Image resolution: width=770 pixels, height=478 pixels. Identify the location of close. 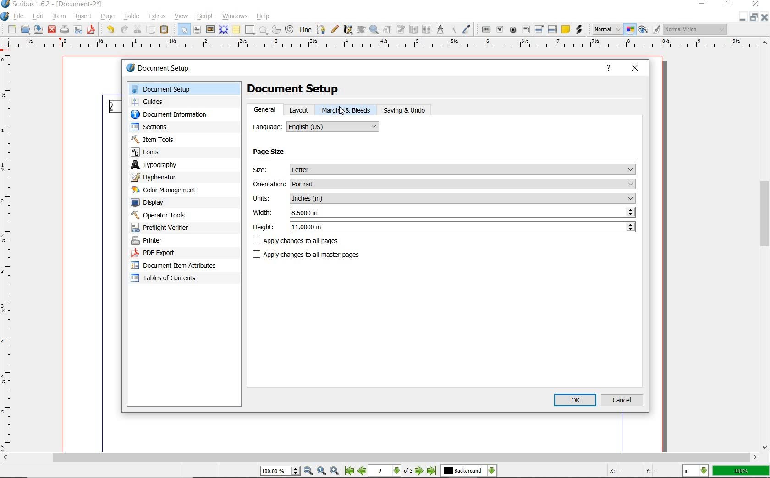
(755, 5).